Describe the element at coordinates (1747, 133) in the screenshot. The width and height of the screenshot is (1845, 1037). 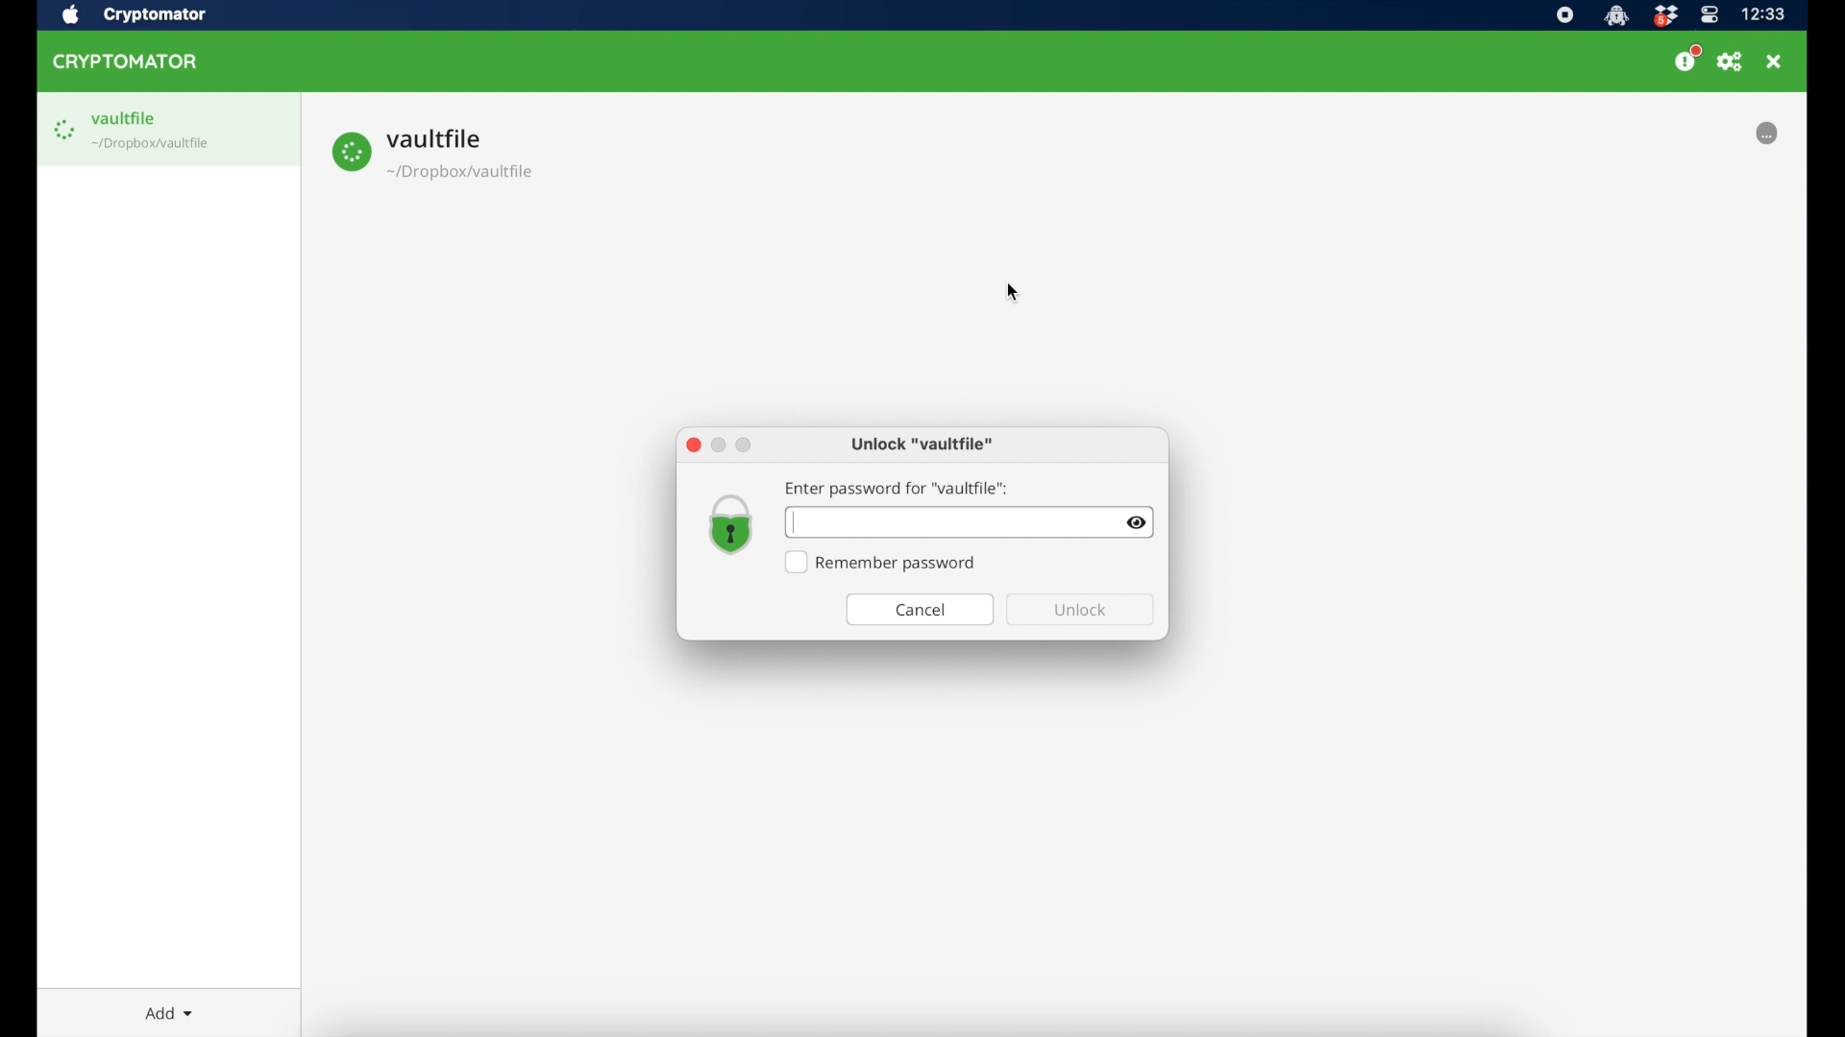
I see `locked` at that location.